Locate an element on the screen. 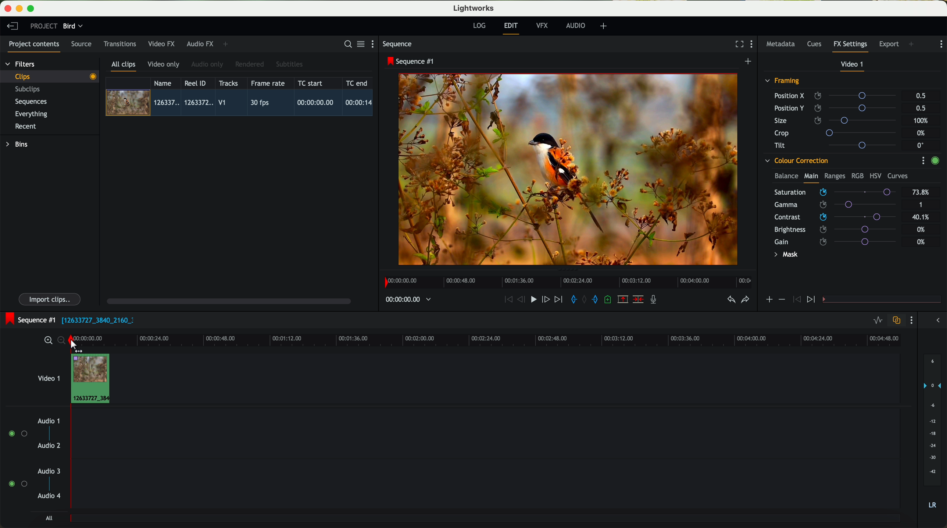  size is located at coordinates (837, 121).